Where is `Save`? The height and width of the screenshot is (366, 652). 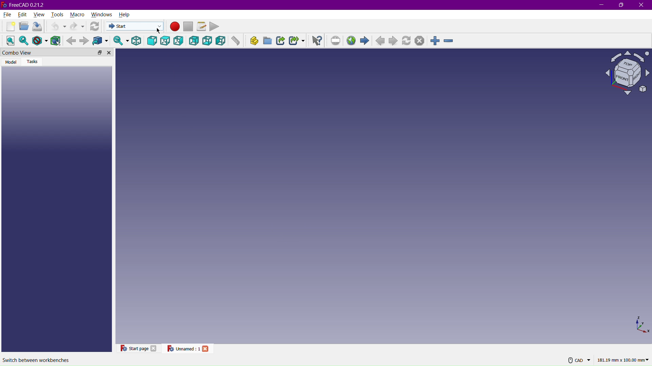
Save is located at coordinates (37, 26).